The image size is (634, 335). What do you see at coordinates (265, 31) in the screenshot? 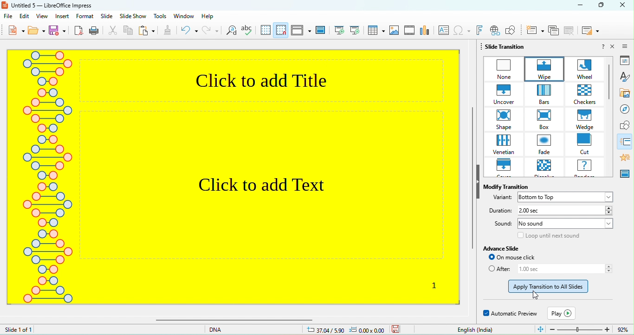
I see `display grid` at bounding box center [265, 31].